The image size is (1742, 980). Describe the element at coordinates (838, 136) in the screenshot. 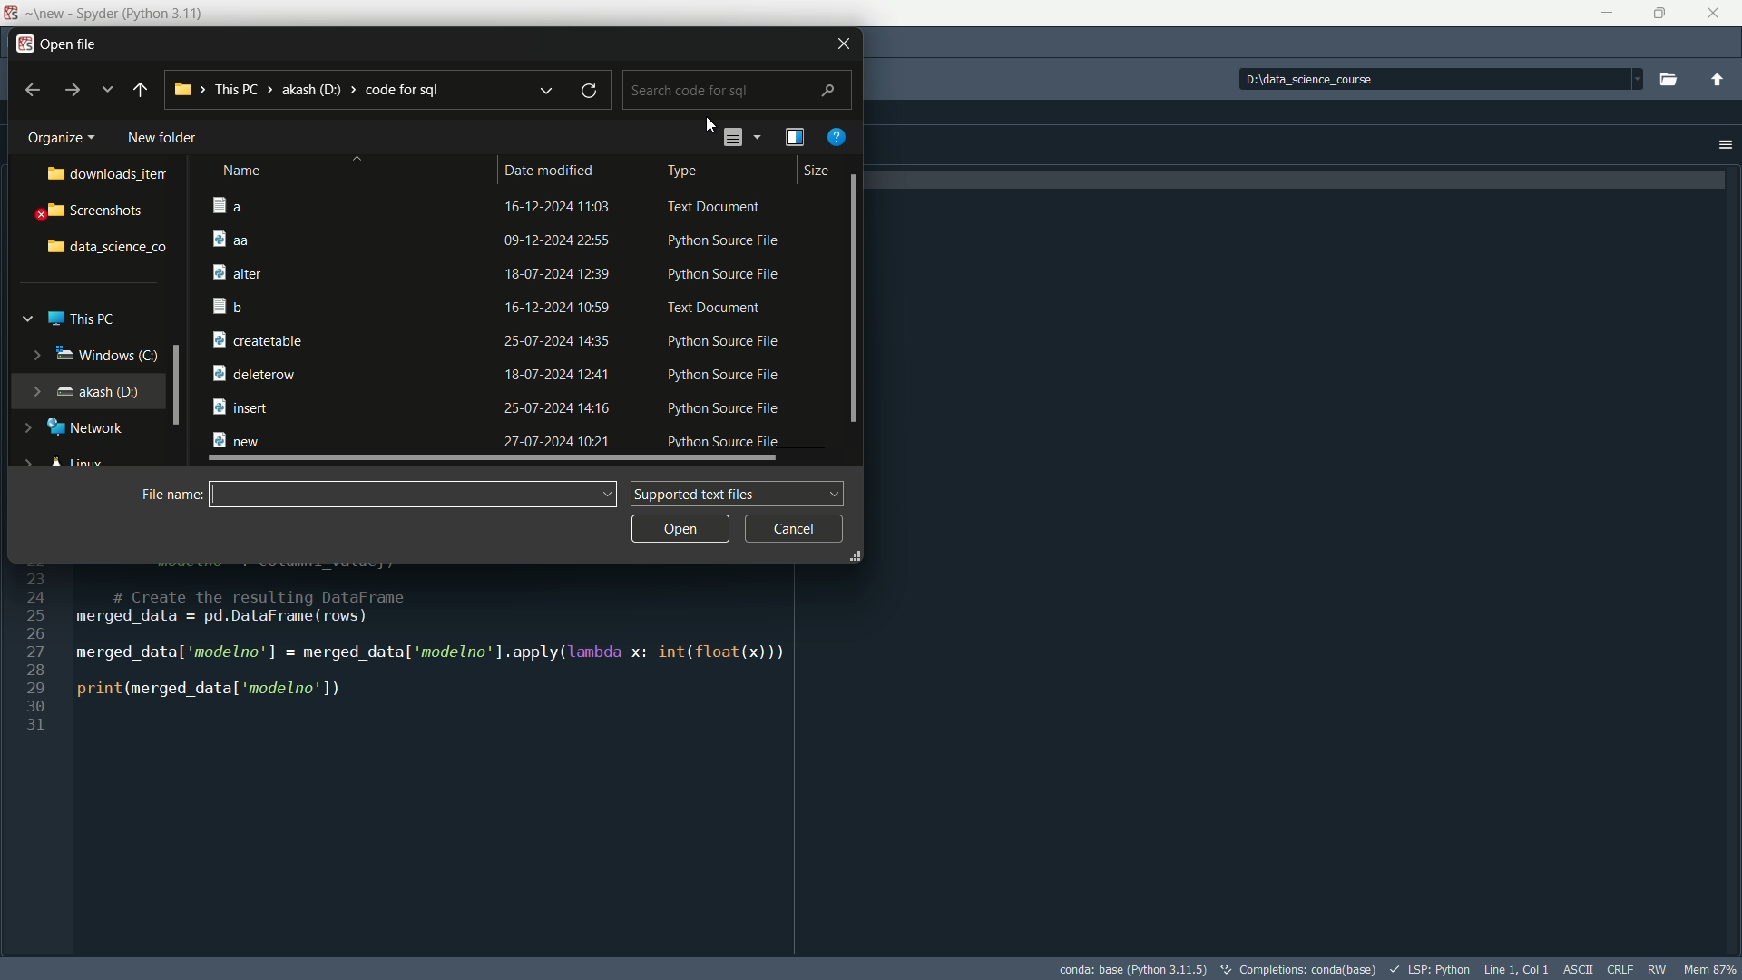

I see `get help` at that location.